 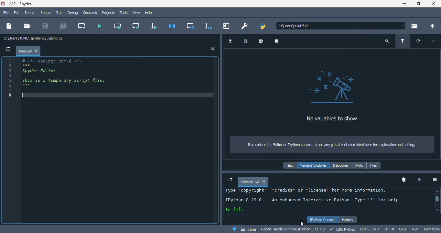 What do you see at coordinates (17, 13) in the screenshot?
I see `edit` at bounding box center [17, 13].